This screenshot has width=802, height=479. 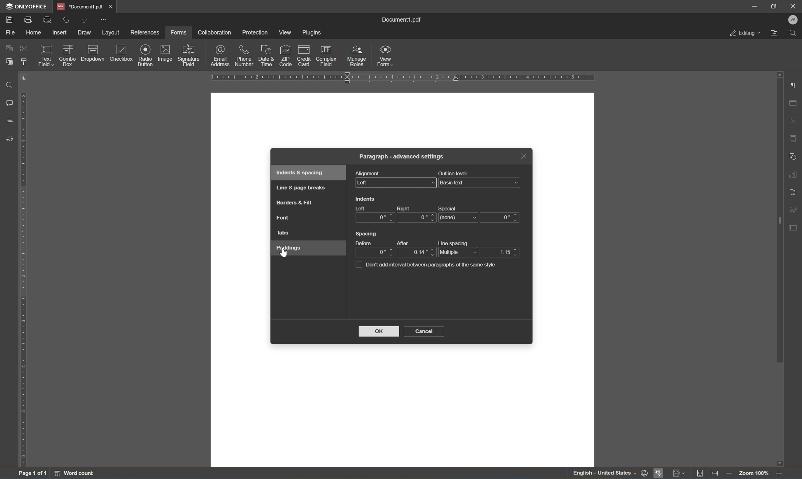 What do you see at coordinates (755, 6) in the screenshot?
I see `minimize` at bounding box center [755, 6].